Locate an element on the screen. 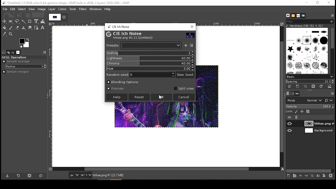 This screenshot has width=336, height=189. heal tool is located at coordinates (23, 28).